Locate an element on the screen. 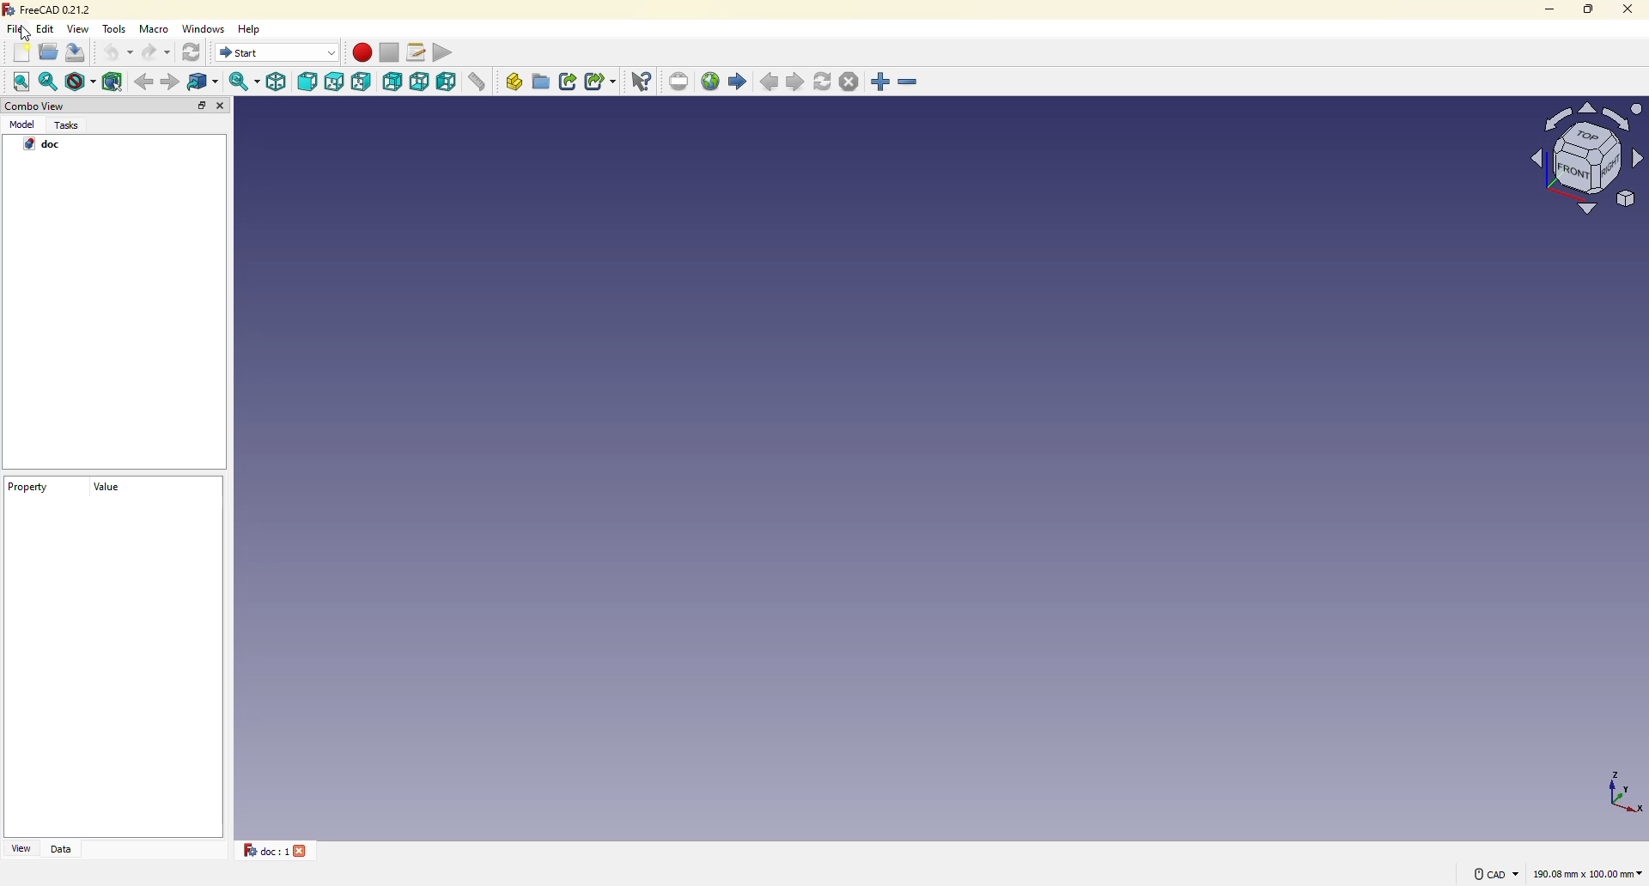 Image resolution: width=1649 pixels, height=886 pixels. open is located at coordinates (48, 52).